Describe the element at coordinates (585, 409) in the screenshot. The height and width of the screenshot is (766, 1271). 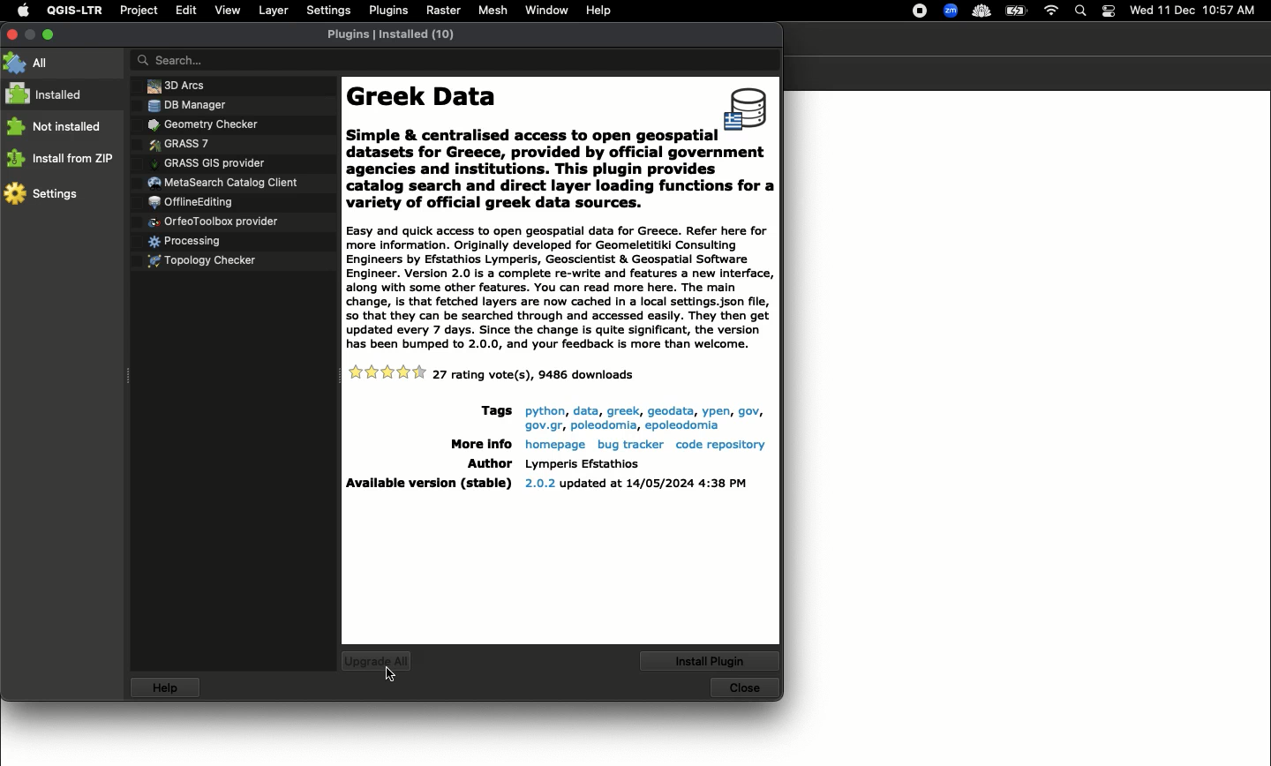
I see `data` at that location.